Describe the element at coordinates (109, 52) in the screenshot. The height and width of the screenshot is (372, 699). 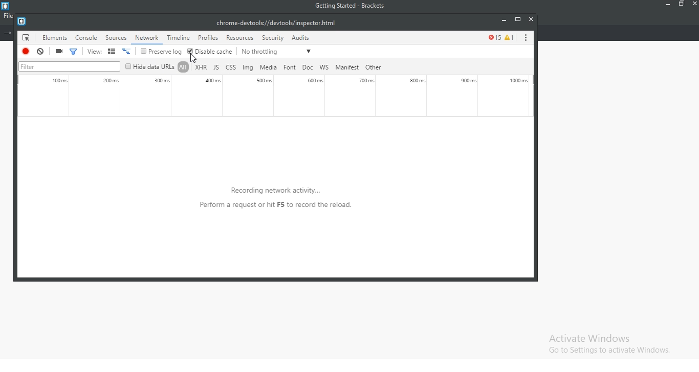
I see `views` at that location.